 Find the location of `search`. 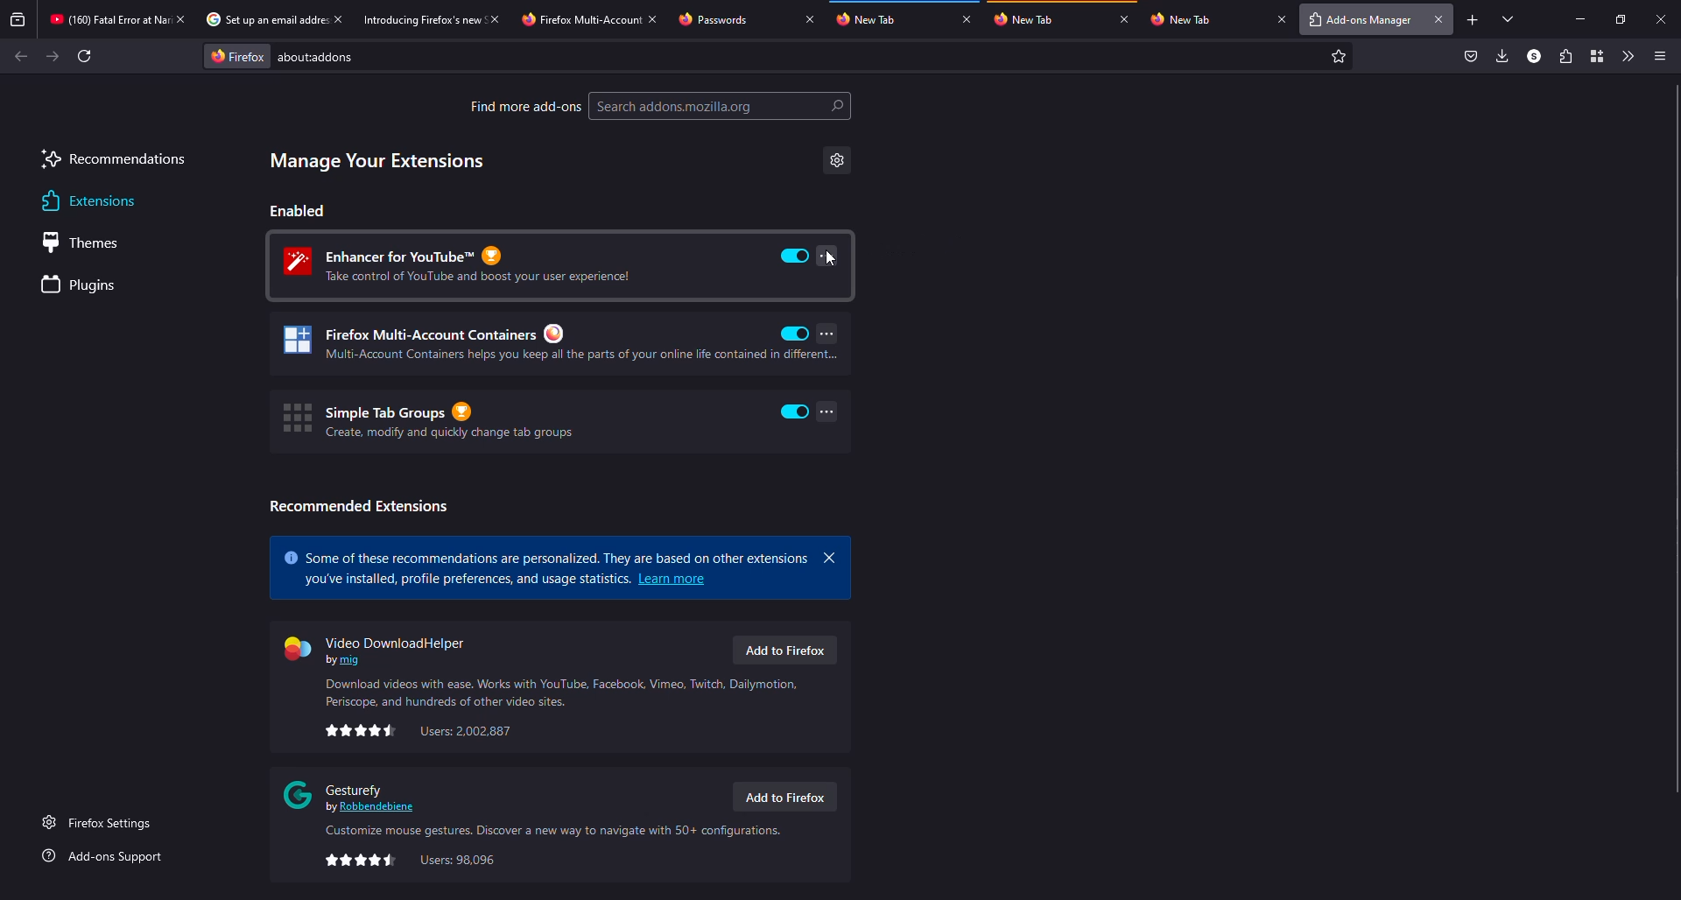

search is located at coordinates (721, 106).